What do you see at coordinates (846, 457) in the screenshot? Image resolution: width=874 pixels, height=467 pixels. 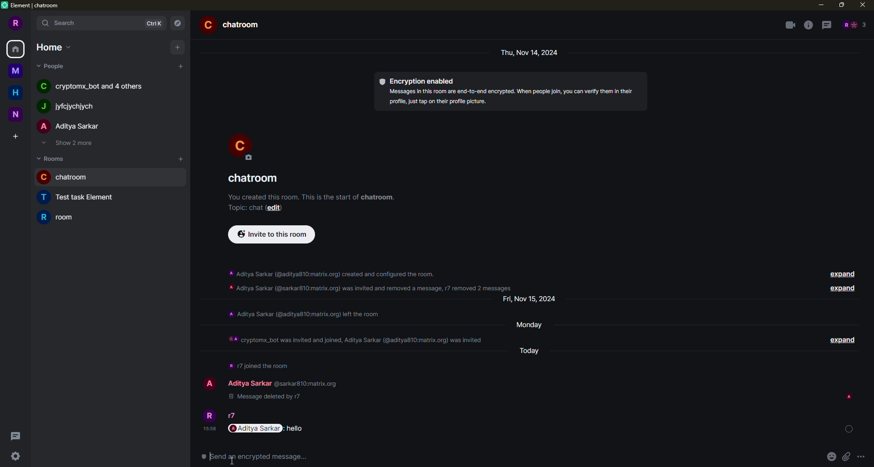 I see `more` at bounding box center [846, 457].